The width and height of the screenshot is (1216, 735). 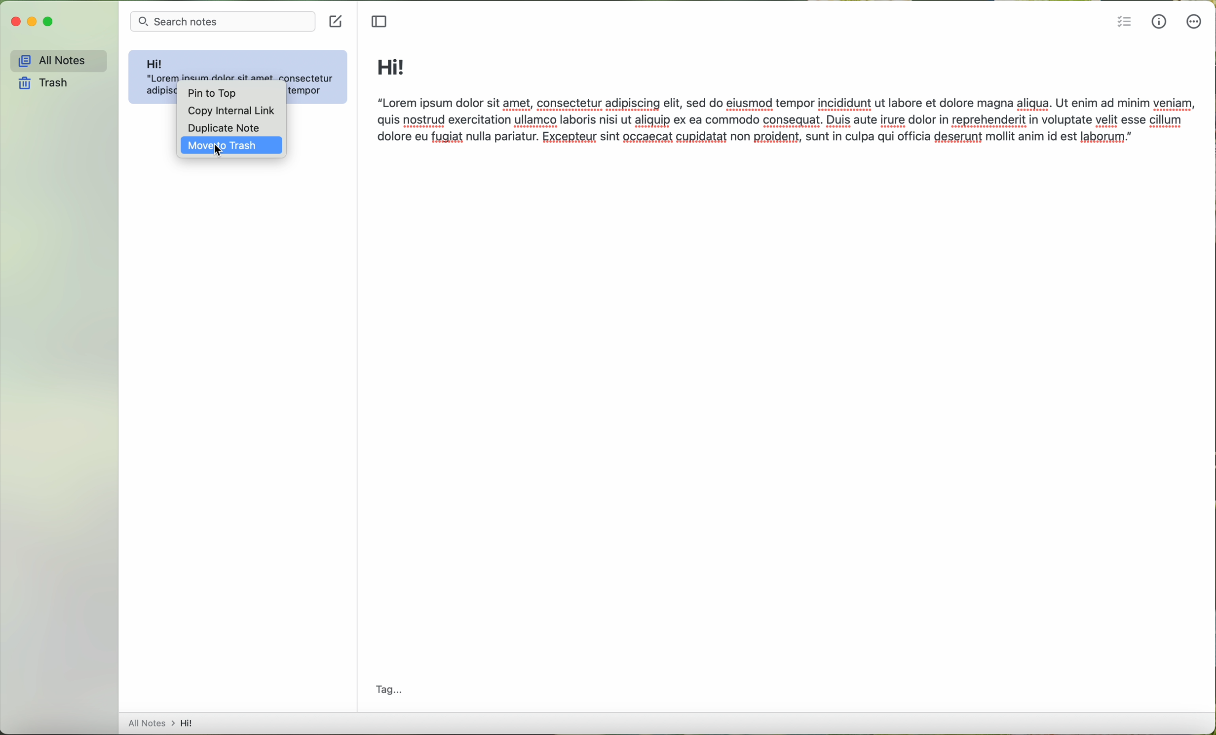 What do you see at coordinates (335, 22) in the screenshot?
I see `new note` at bounding box center [335, 22].